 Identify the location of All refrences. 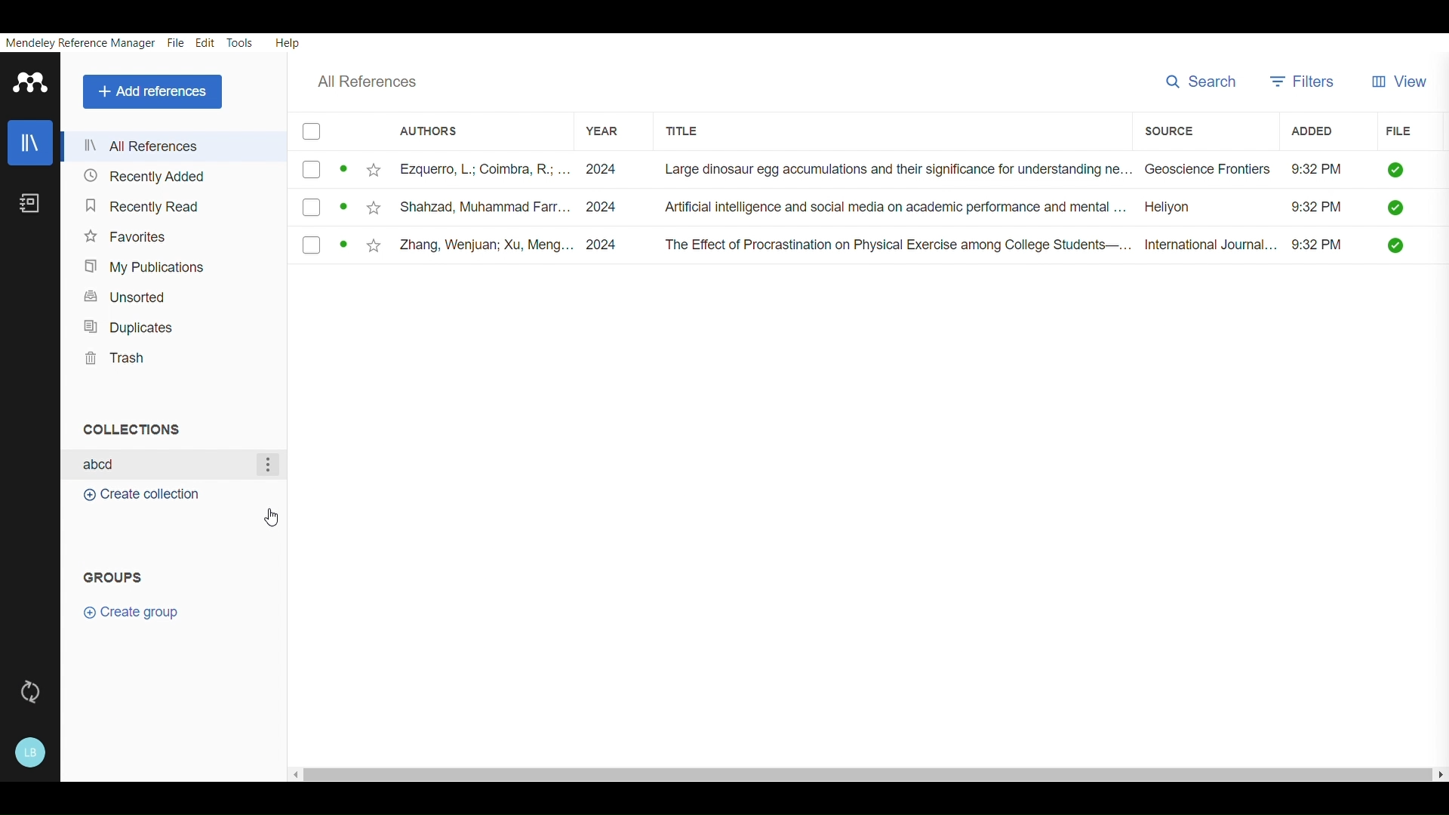
(143, 146).